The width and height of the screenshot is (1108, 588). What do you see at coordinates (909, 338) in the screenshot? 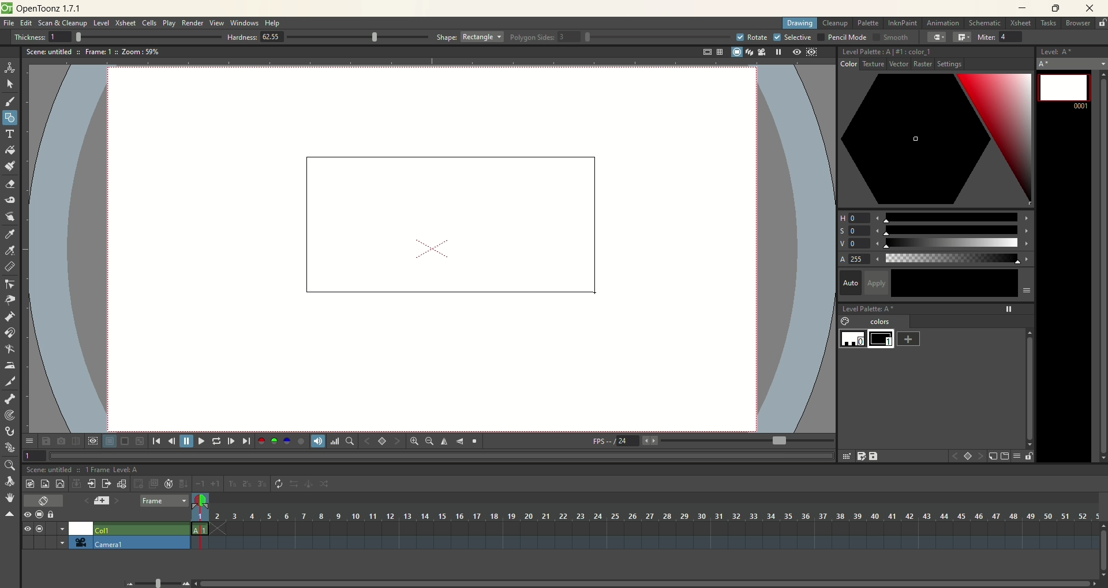
I see `Add color` at bounding box center [909, 338].